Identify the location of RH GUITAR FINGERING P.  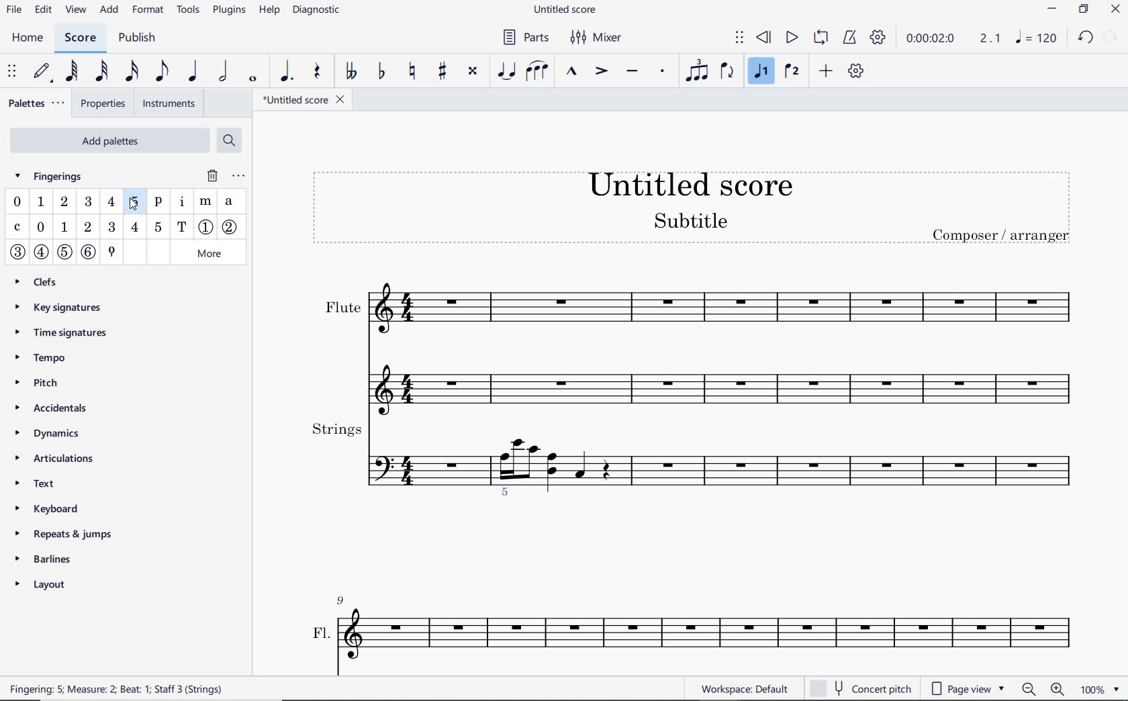
(158, 203).